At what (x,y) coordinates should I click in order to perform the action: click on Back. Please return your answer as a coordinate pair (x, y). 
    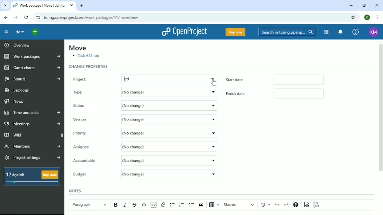
    Looking at the image, I should click on (6, 17).